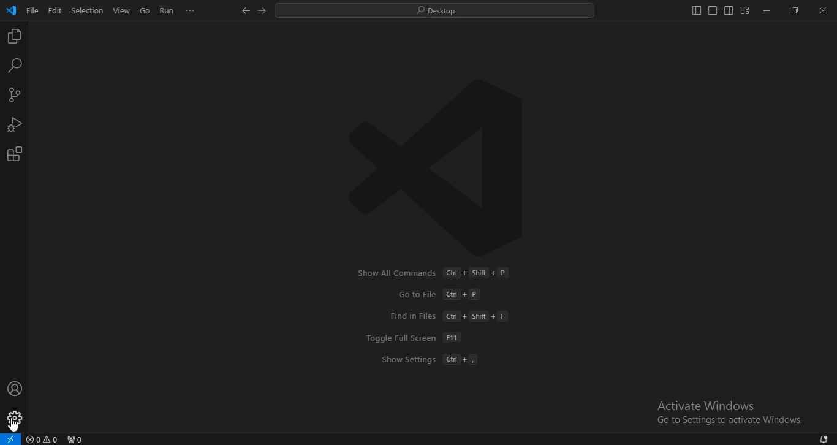  I want to click on Show All Commands Cu + Shift + P
GotoFile ‘Cu +P
Find in Files Ct + Shit + F
Toggle Full Screen [FIT
Show Settings Cul +,, so click(430, 318).